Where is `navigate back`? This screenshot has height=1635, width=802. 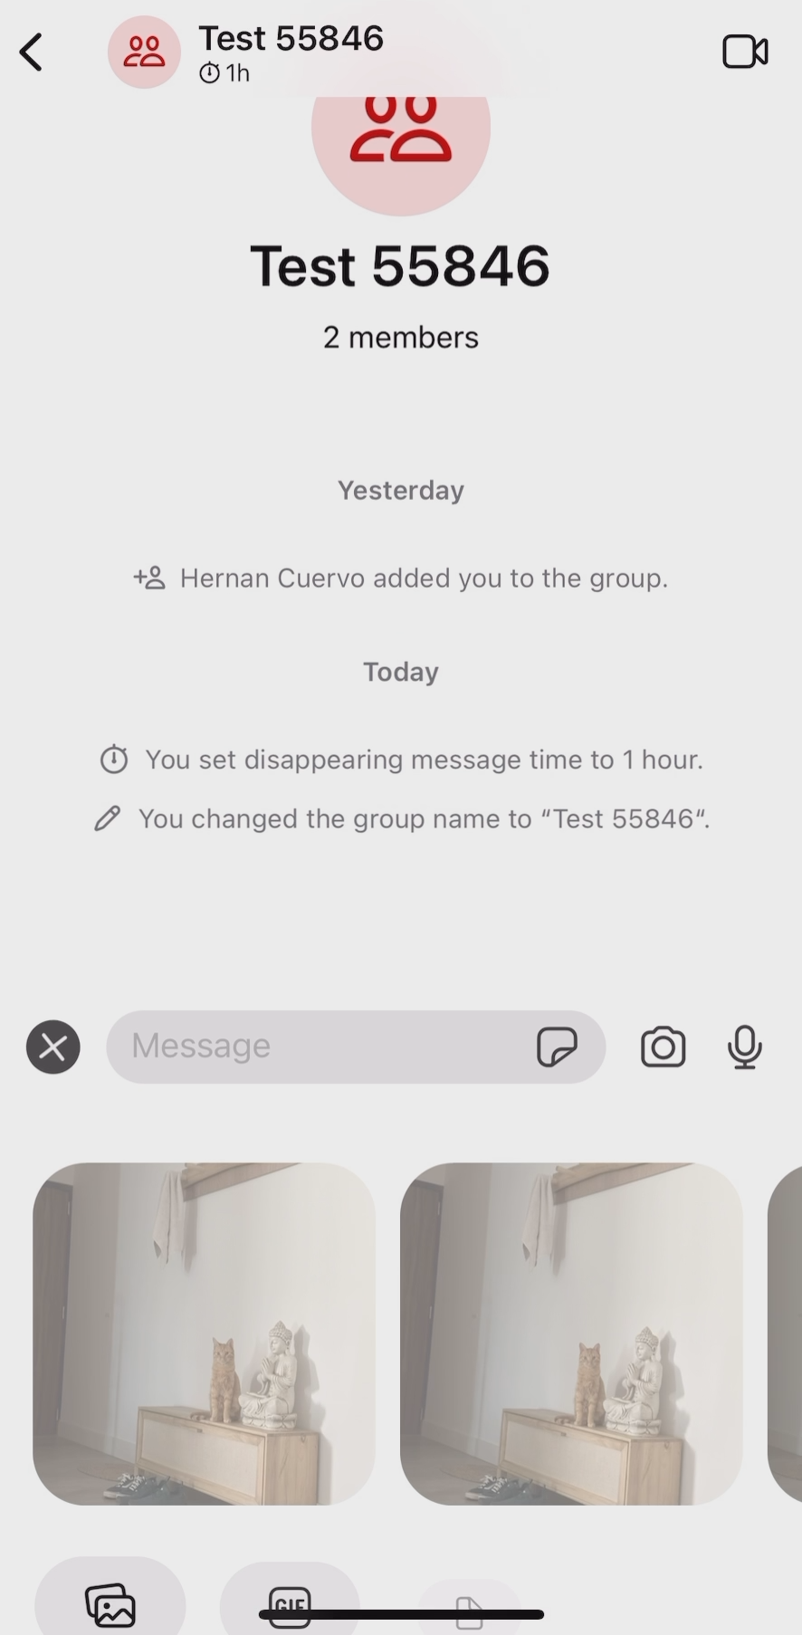 navigate back is located at coordinates (33, 53).